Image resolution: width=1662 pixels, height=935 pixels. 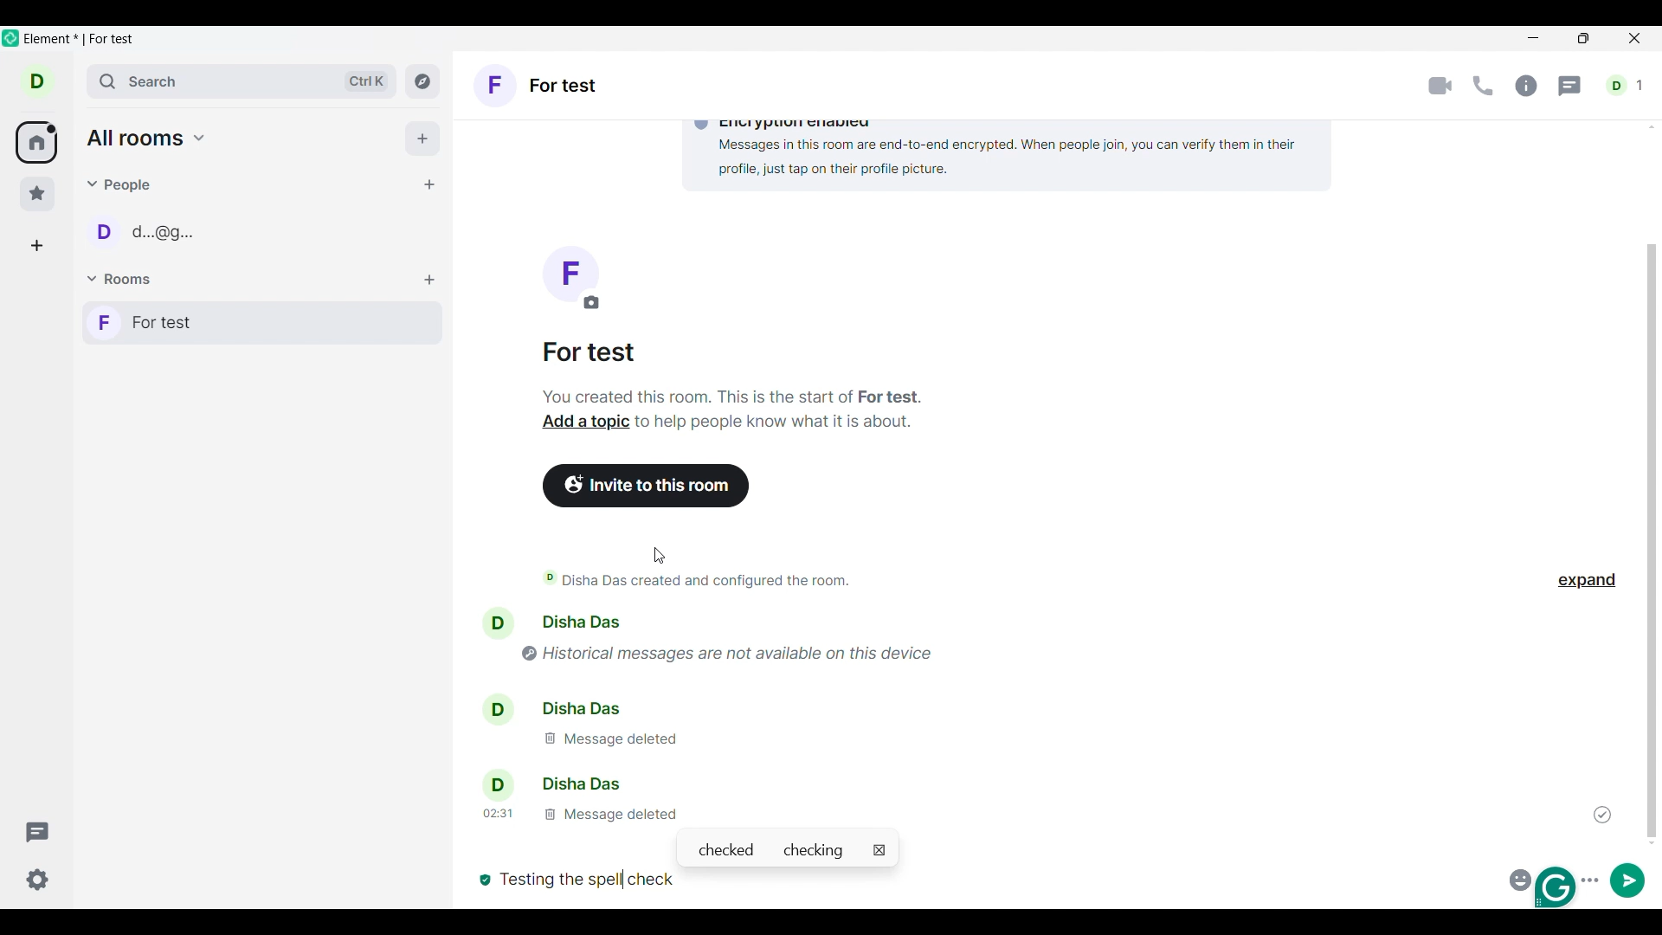 I want to click on Current settings, so click(x=38, y=880).